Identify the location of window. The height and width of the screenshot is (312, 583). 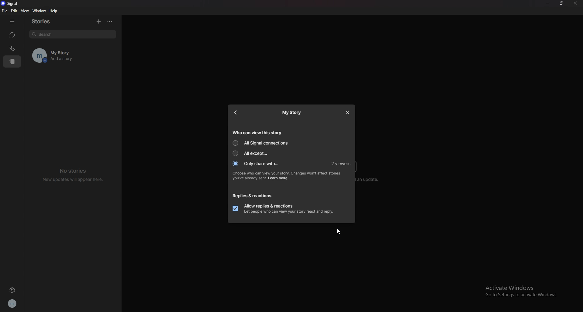
(39, 11).